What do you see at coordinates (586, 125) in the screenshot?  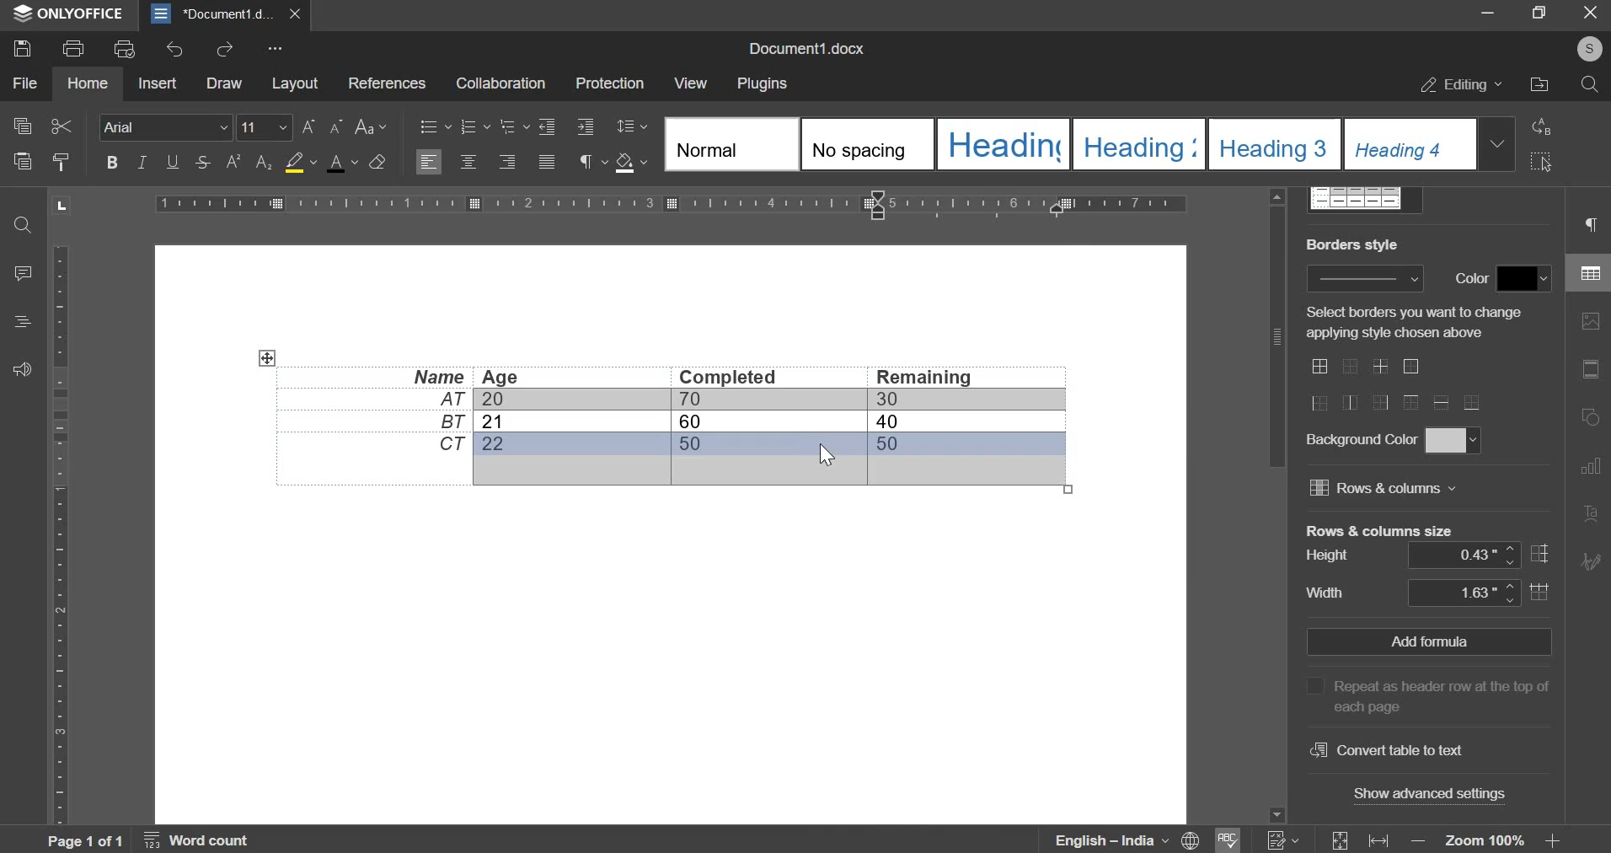 I see `decrease indent` at bounding box center [586, 125].